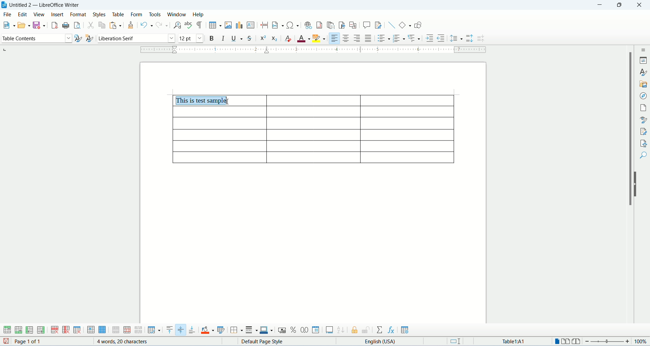 This screenshot has height=346, width=650. Describe the element at coordinates (29, 330) in the screenshot. I see `insert columns before` at that location.